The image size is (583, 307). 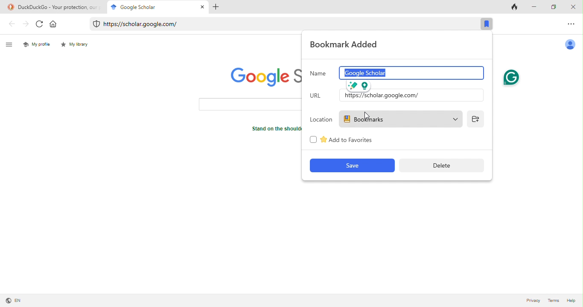 What do you see at coordinates (167, 7) in the screenshot?
I see `cursor movement` at bounding box center [167, 7].